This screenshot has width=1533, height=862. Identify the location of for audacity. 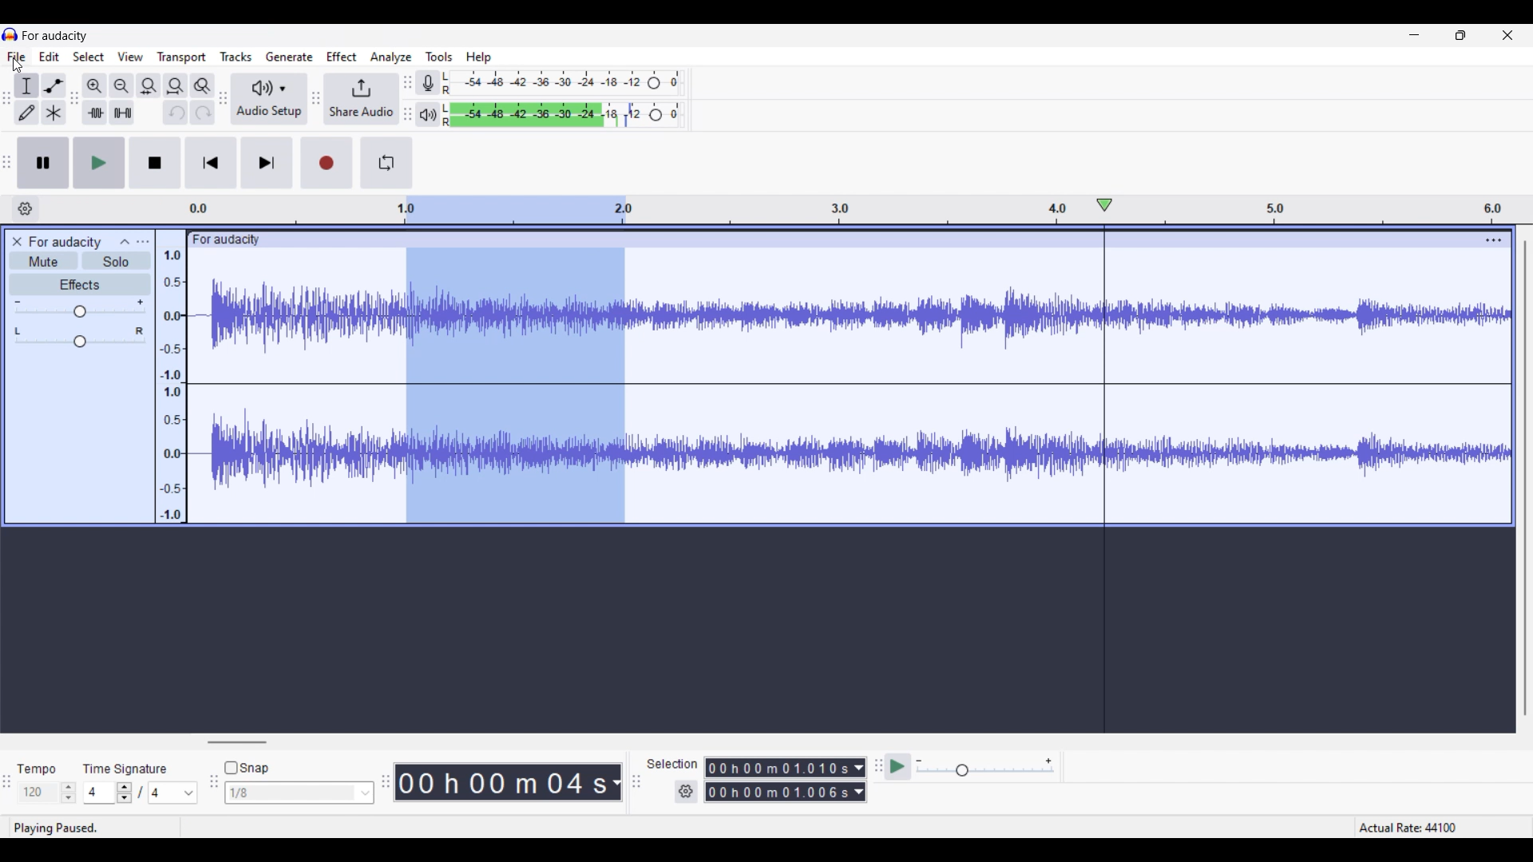
(55, 36).